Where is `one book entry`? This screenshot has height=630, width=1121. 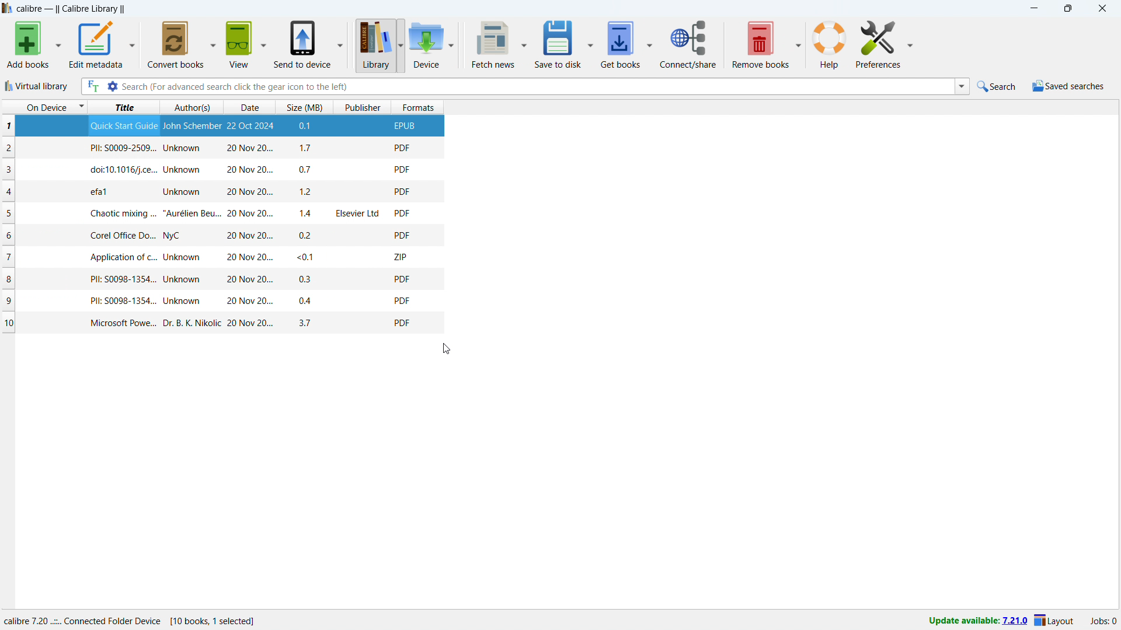
one book entry is located at coordinates (219, 281).